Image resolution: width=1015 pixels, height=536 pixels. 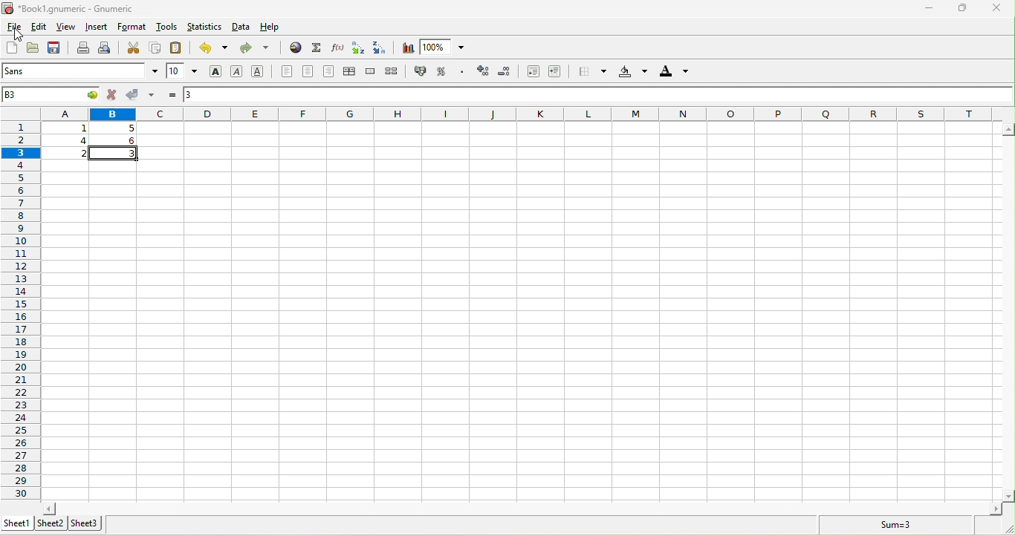 What do you see at coordinates (54, 48) in the screenshot?
I see `save` at bounding box center [54, 48].